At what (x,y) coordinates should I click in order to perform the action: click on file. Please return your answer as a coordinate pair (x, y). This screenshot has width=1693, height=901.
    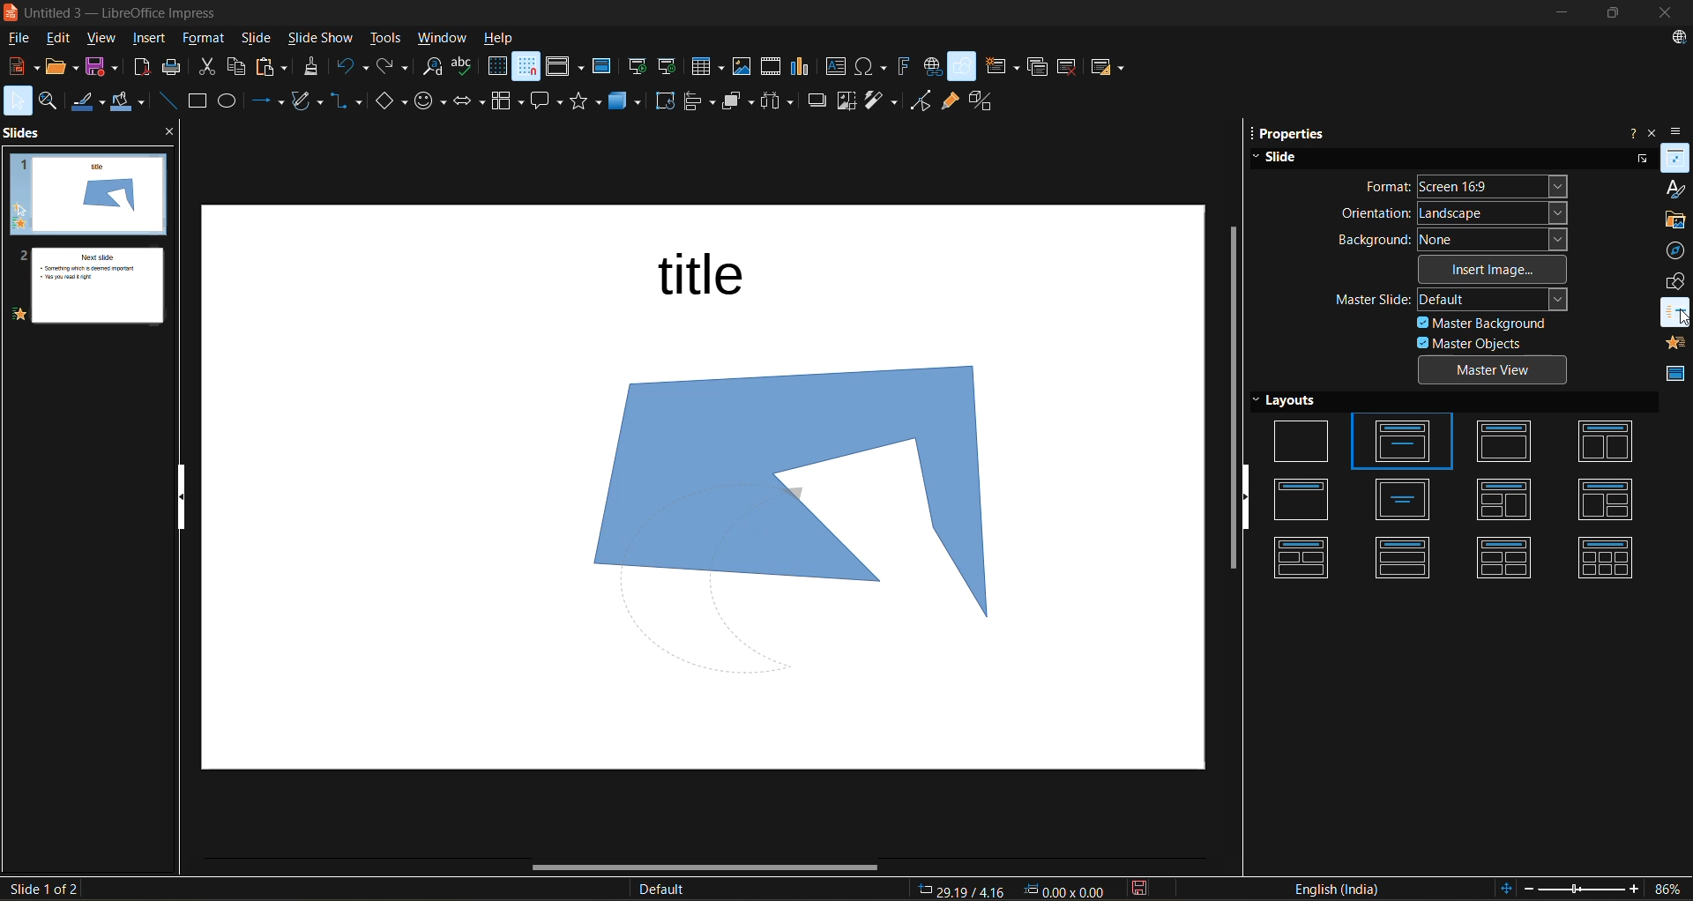
    Looking at the image, I should click on (24, 40).